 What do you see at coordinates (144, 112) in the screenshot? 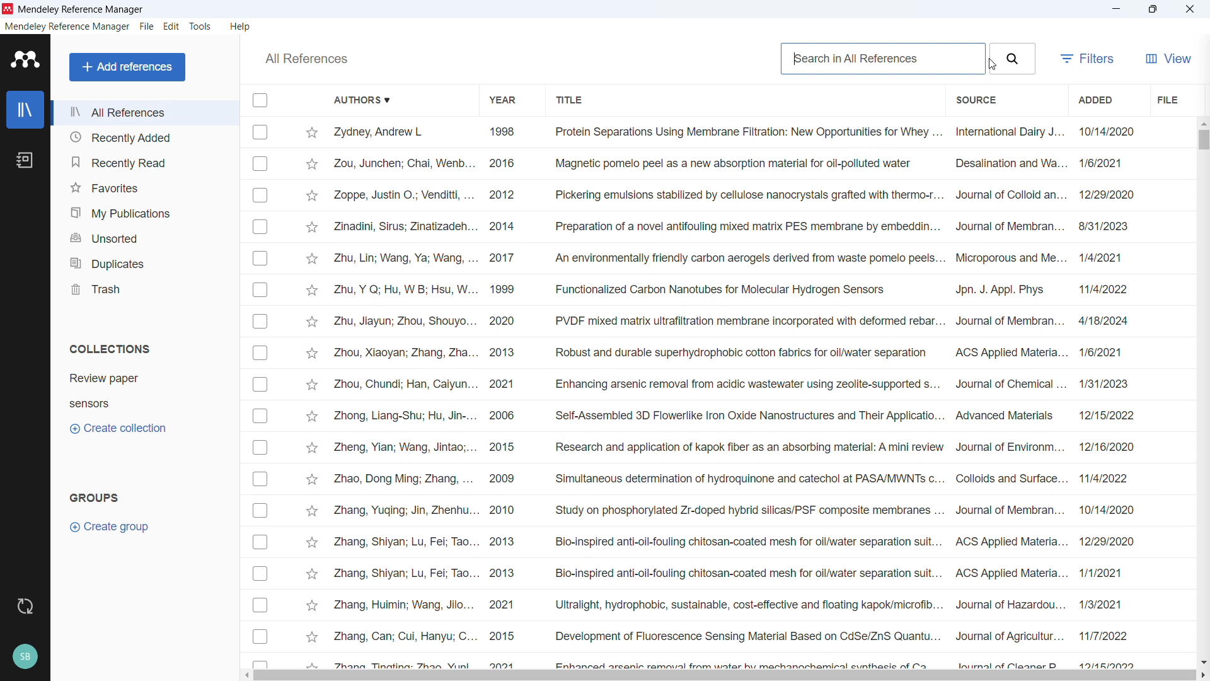
I see `All references ` at bounding box center [144, 112].